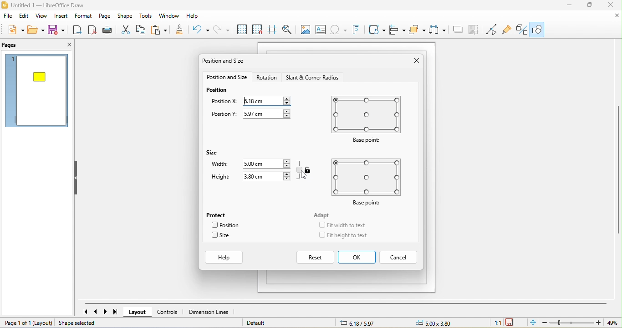 The image size is (622, 328). I want to click on layout, so click(139, 313).